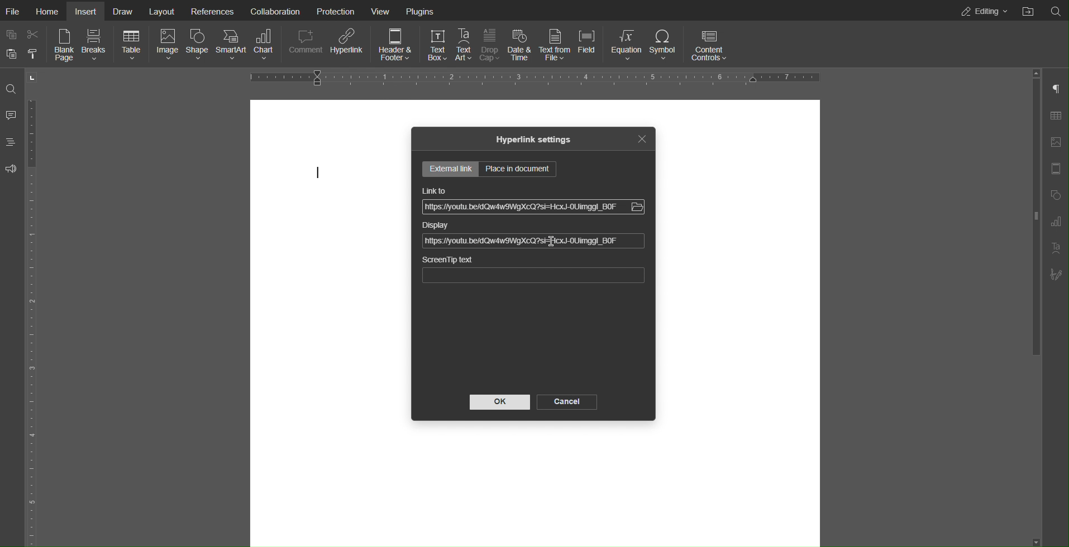 The height and width of the screenshot is (547, 1069). What do you see at coordinates (521, 241) in the screenshot?
I see `Link` at bounding box center [521, 241].